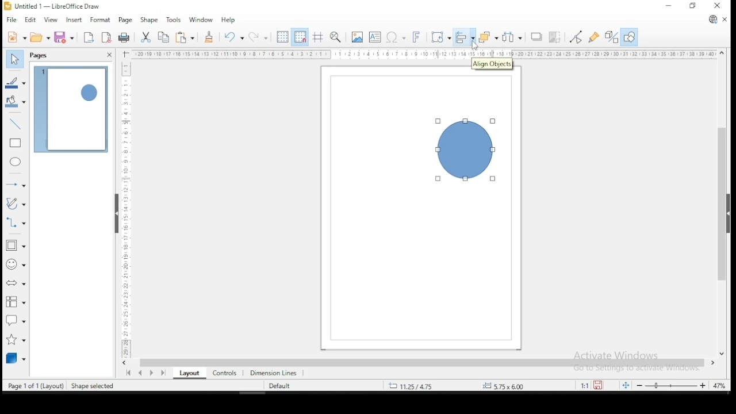 The width and height of the screenshot is (736, 414). What do you see at coordinates (40, 56) in the screenshot?
I see `pages` at bounding box center [40, 56].